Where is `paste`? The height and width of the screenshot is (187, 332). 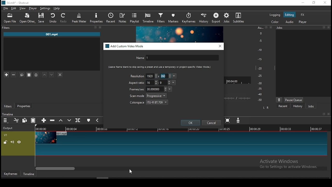 paste is located at coordinates (29, 75).